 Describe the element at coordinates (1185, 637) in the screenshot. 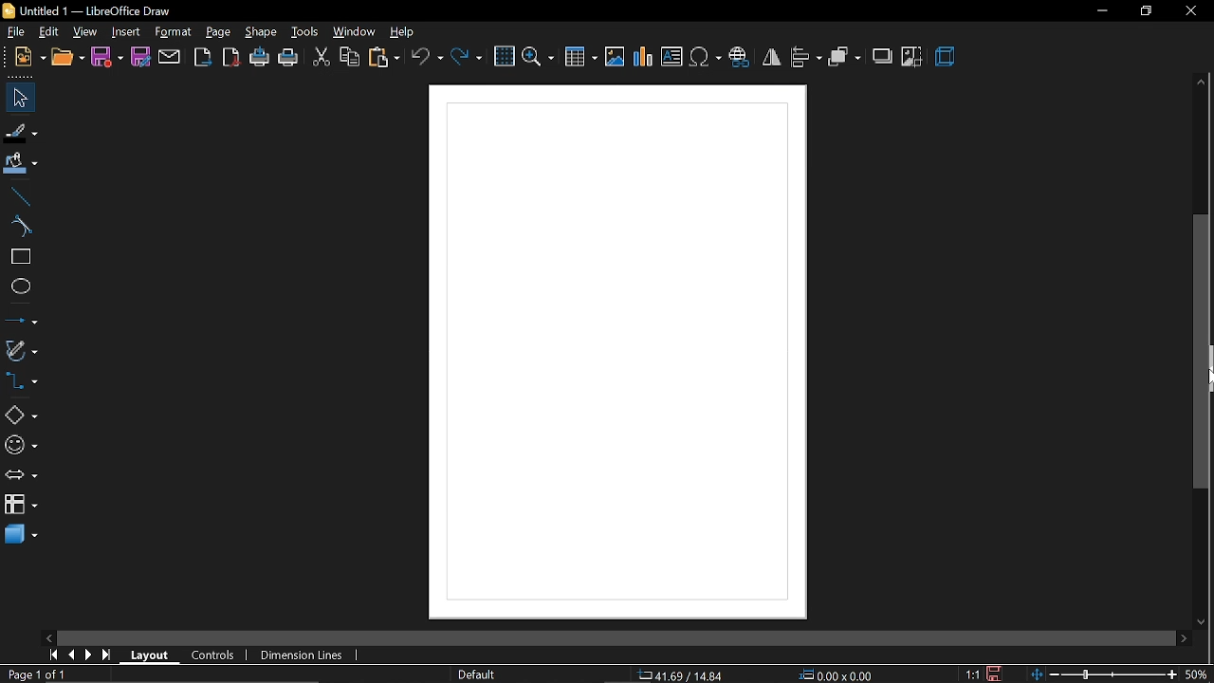

I see `move right` at that location.